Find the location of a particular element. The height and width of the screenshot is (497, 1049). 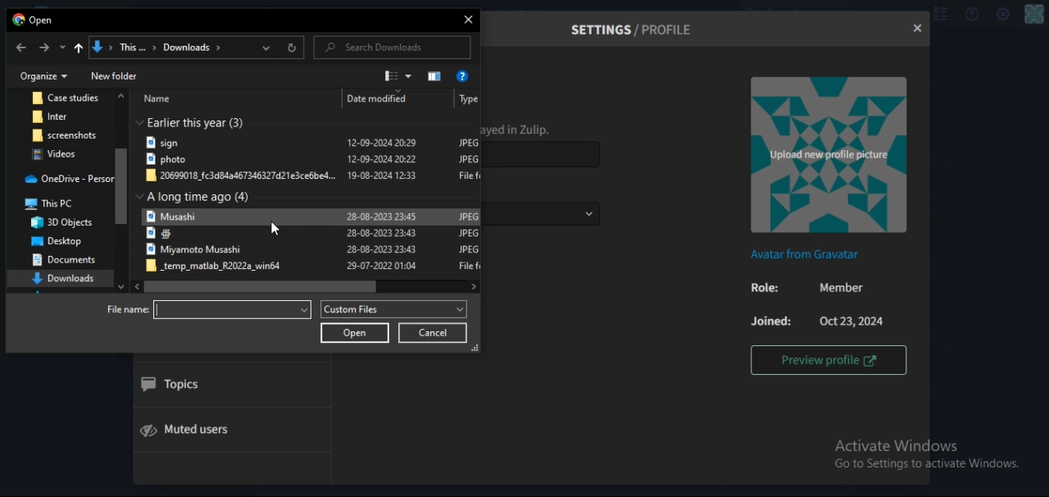

Joined : Oct 23, 2024 is located at coordinates (815, 321).